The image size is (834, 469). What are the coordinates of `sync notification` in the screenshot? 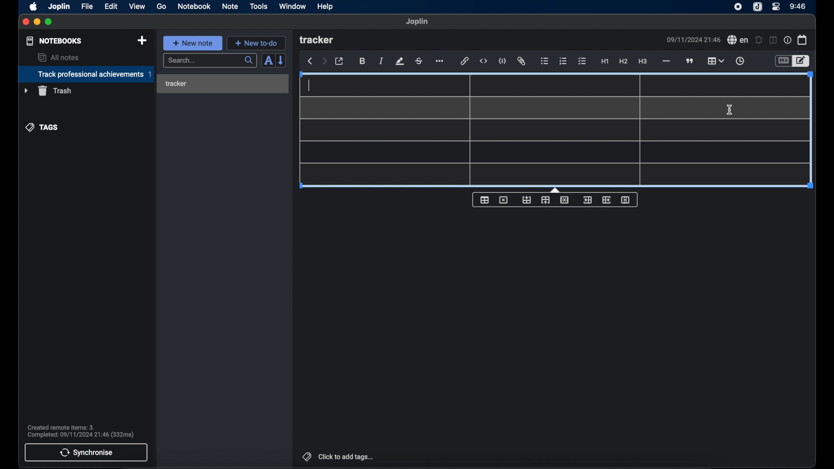 It's located at (80, 431).